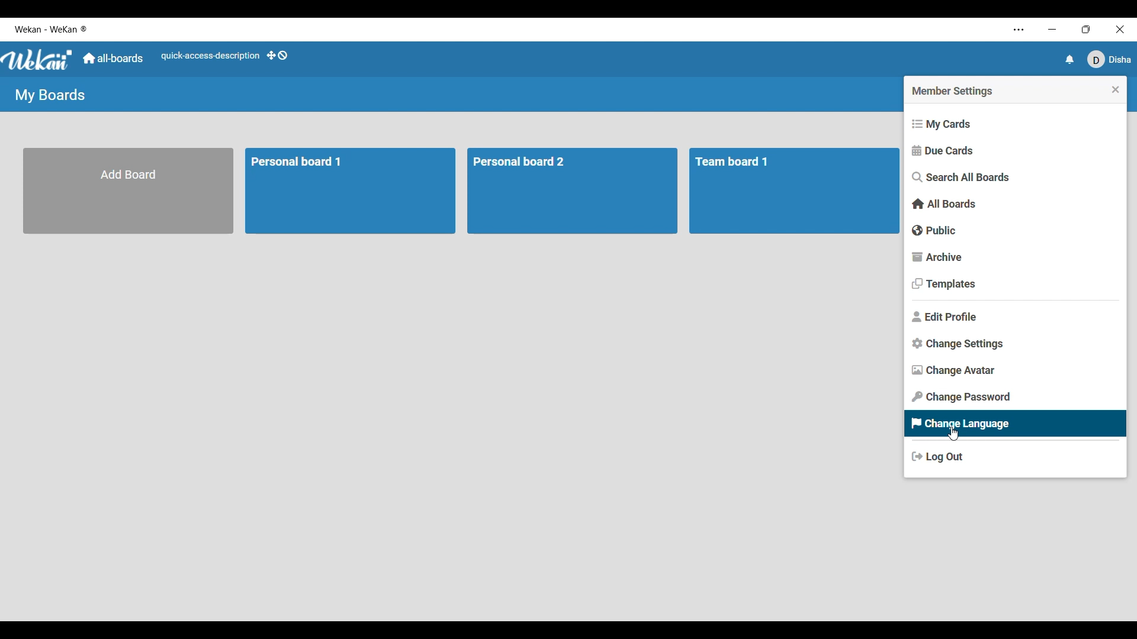 This screenshot has height=639, width=1137. Describe the element at coordinates (1015, 284) in the screenshot. I see `Templates` at that location.